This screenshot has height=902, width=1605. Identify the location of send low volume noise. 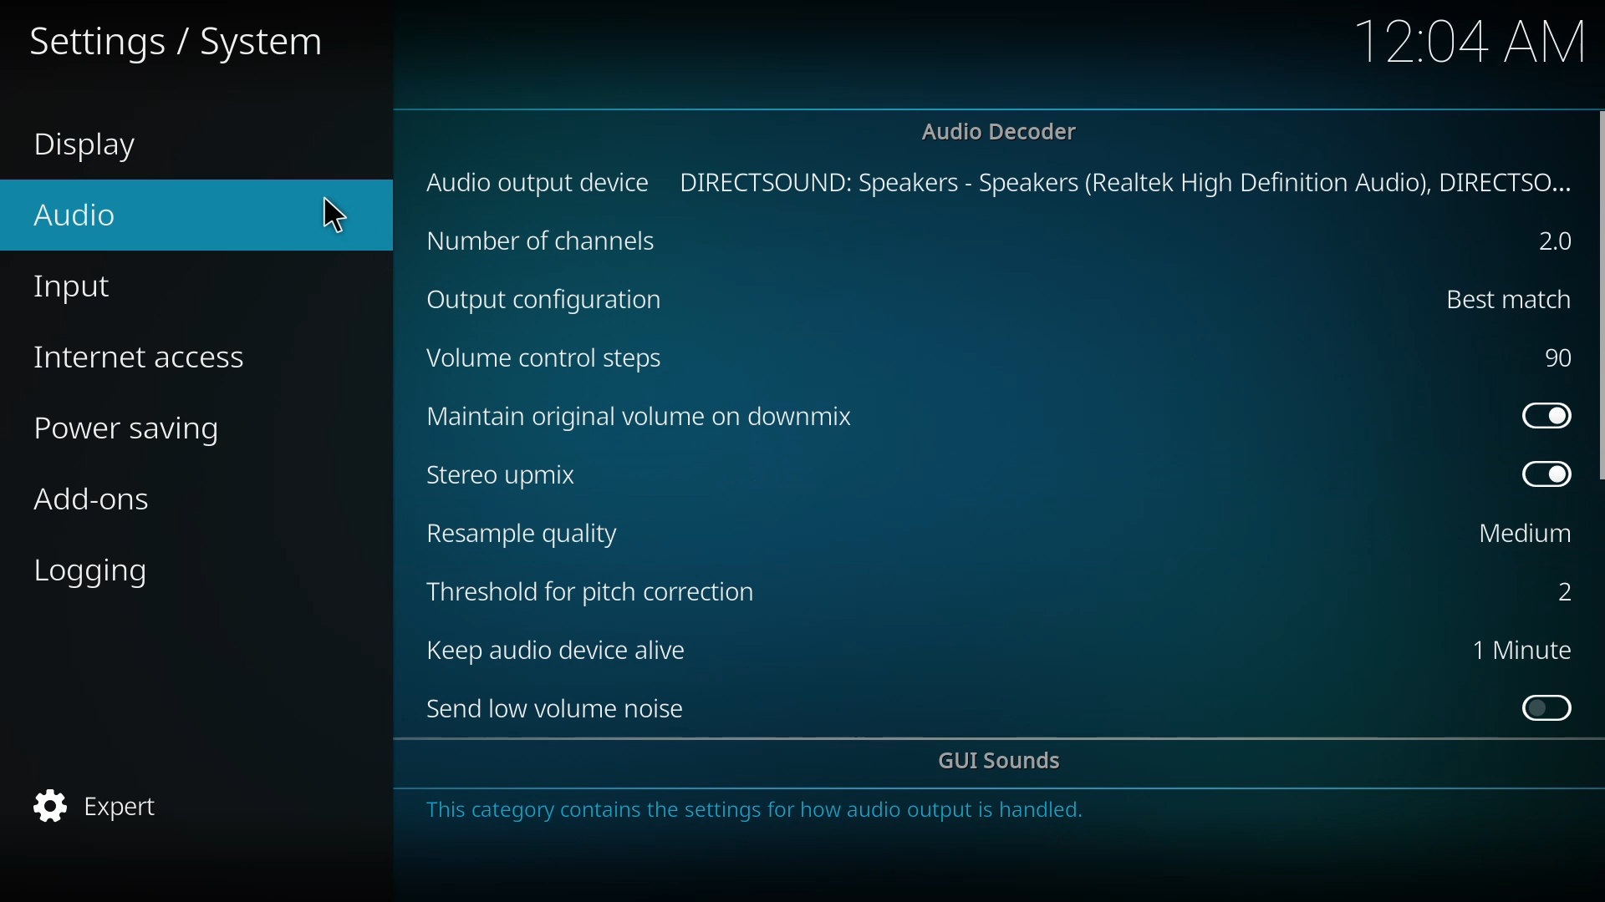
(557, 708).